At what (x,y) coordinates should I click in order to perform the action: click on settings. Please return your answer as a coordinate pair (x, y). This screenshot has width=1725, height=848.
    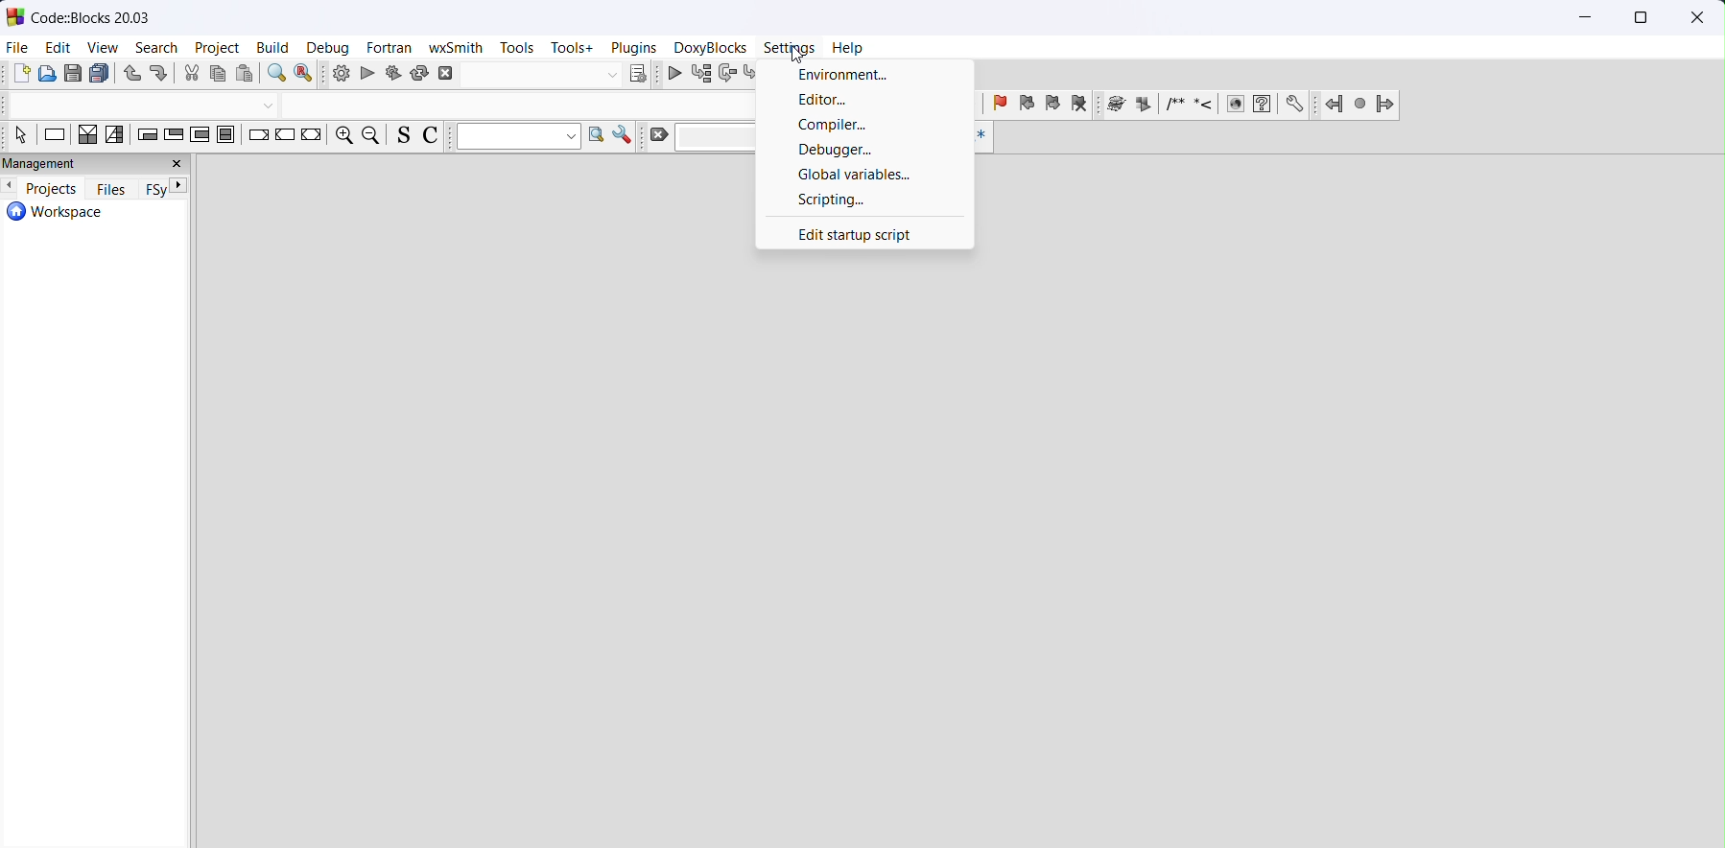
    Looking at the image, I should click on (792, 47).